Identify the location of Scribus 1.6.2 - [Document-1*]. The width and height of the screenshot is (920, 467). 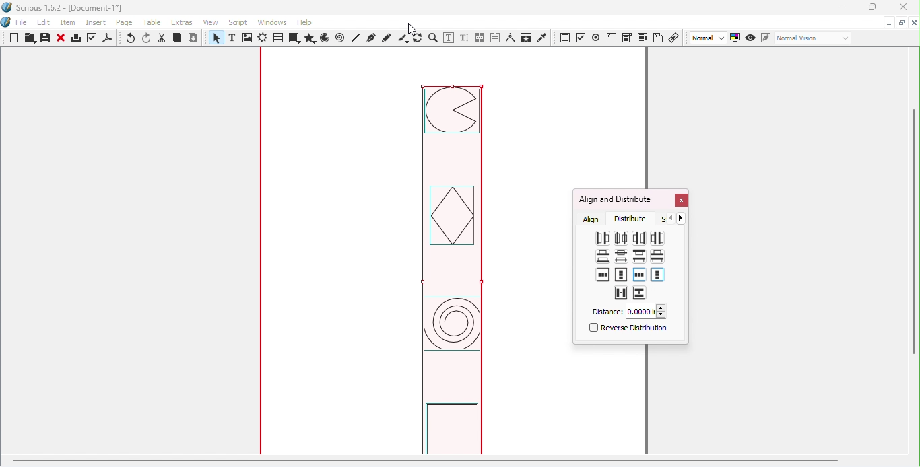
(68, 9).